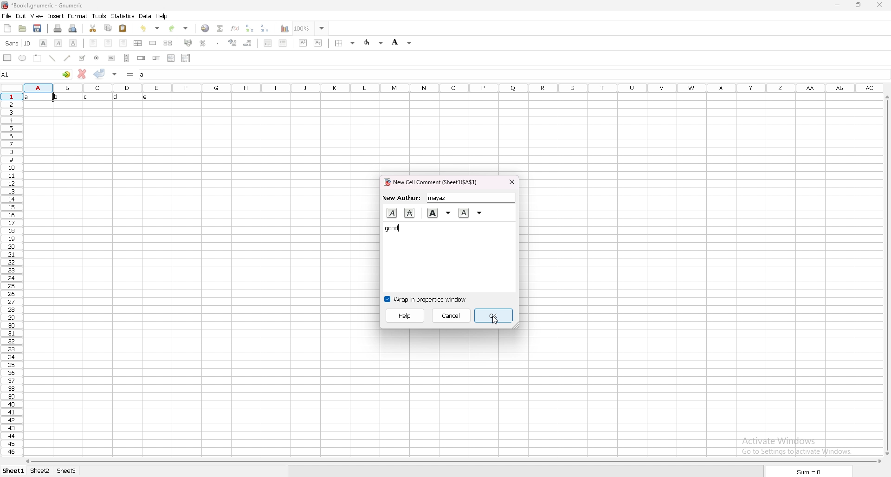 The image size is (891, 477). I want to click on tools, so click(100, 16).